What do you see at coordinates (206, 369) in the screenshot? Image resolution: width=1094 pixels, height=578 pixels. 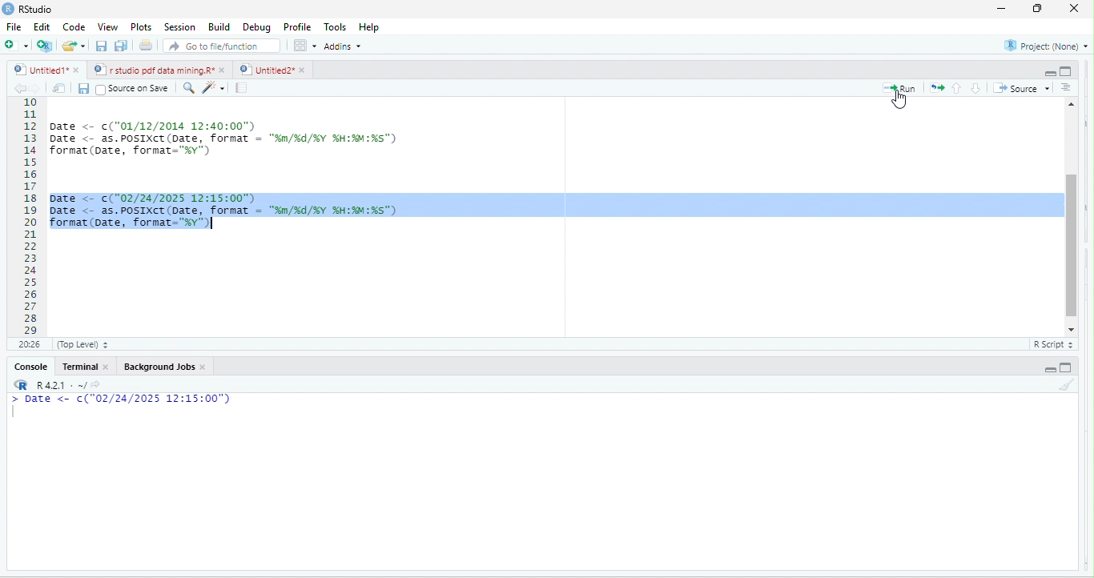 I see `close` at bounding box center [206, 369].